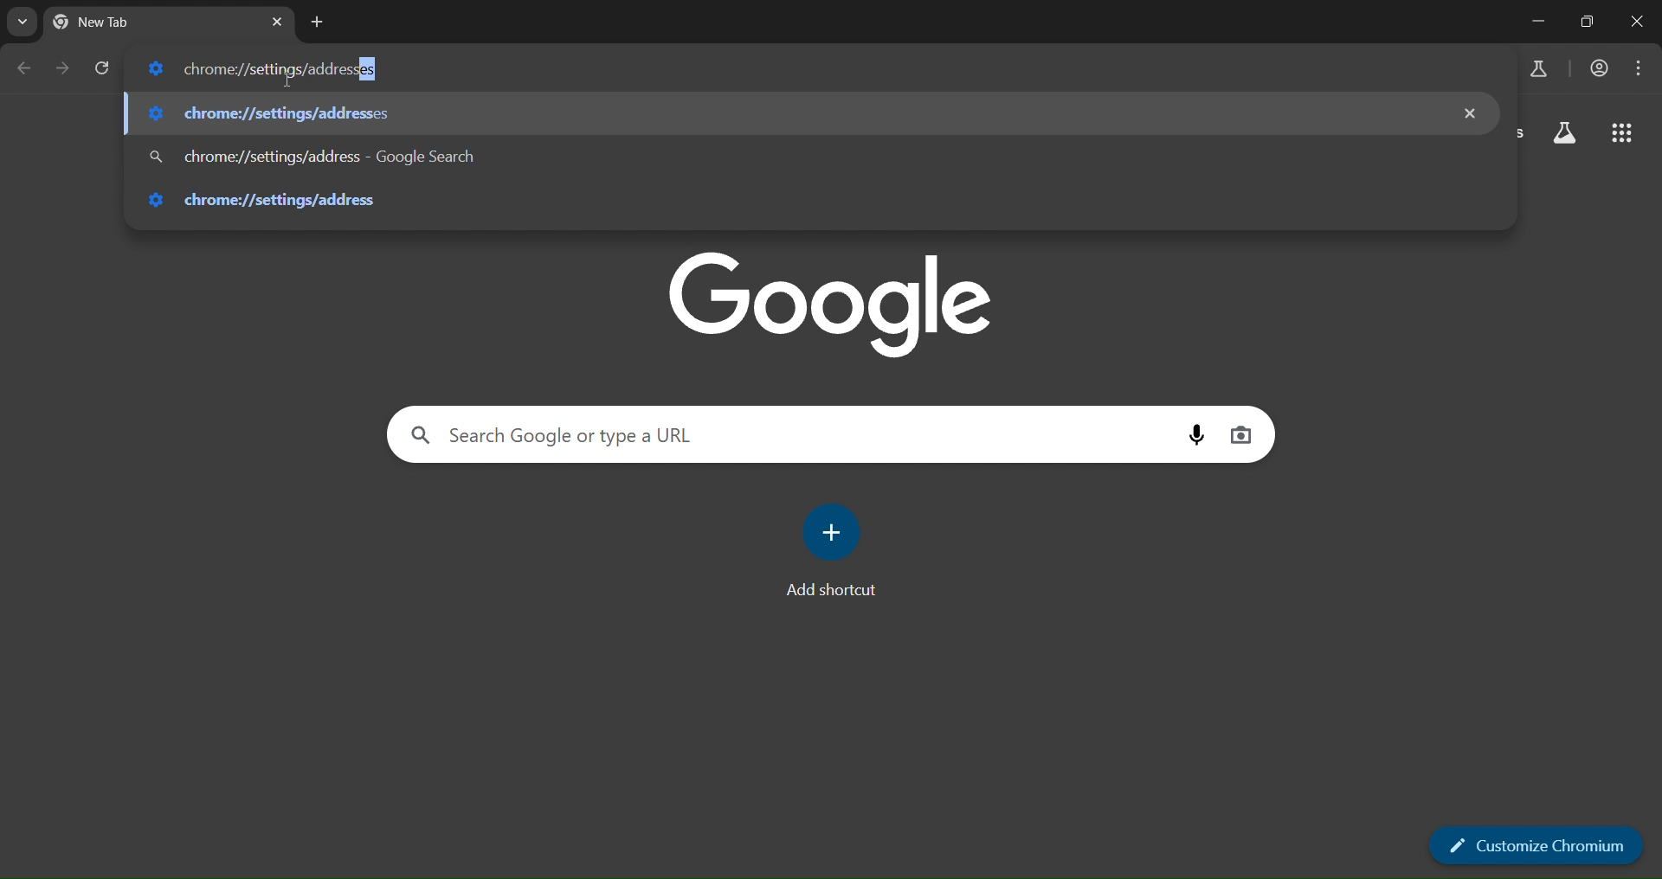 This screenshot has height=879, width=1662. I want to click on search panel, so click(1536, 70).